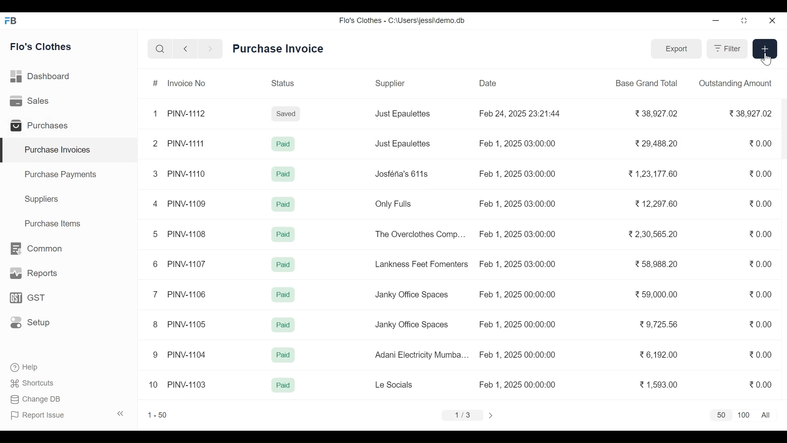 This screenshot has height=443, width=787. What do you see at coordinates (210, 49) in the screenshot?
I see `Navigate forward` at bounding box center [210, 49].